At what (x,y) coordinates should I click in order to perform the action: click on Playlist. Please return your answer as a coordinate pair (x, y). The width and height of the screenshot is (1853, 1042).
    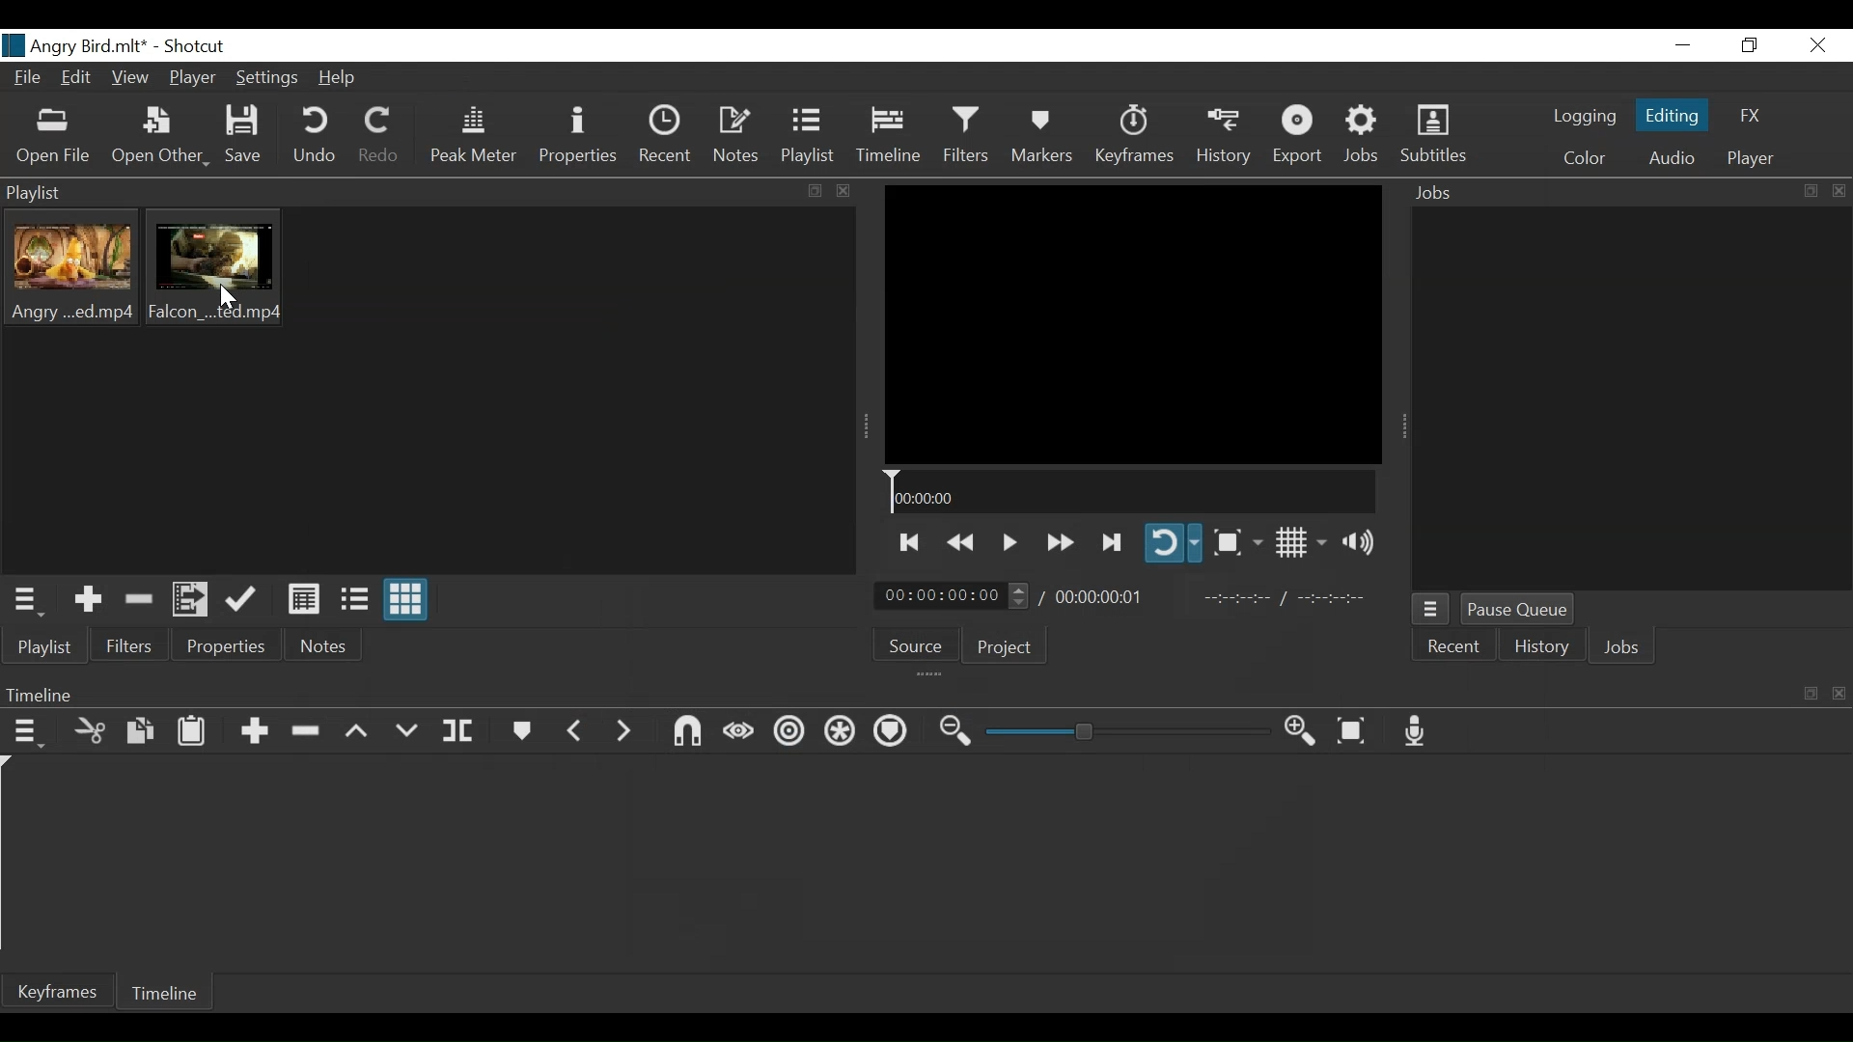
    Looking at the image, I should click on (808, 135).